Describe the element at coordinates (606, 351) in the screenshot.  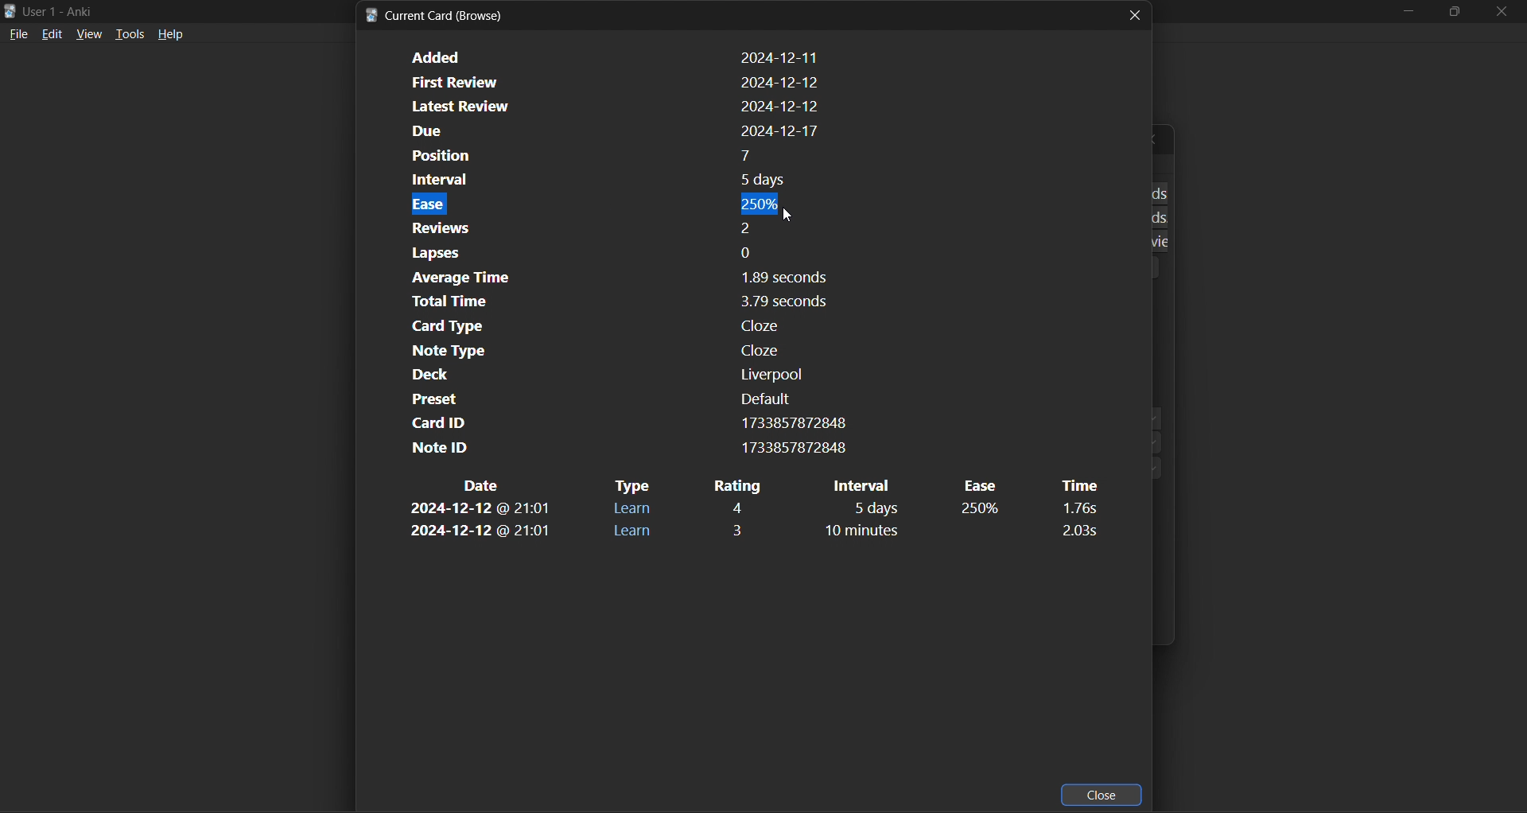
I see `note type` at that location.